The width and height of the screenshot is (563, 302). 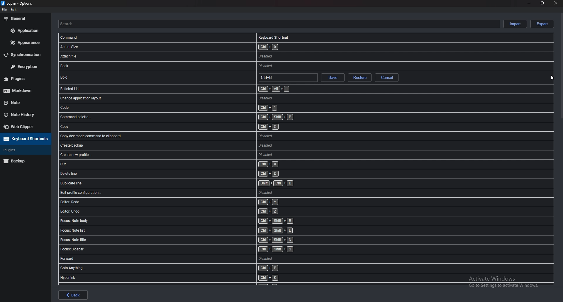 I want to click on Backup, so click(x=24, y=161).